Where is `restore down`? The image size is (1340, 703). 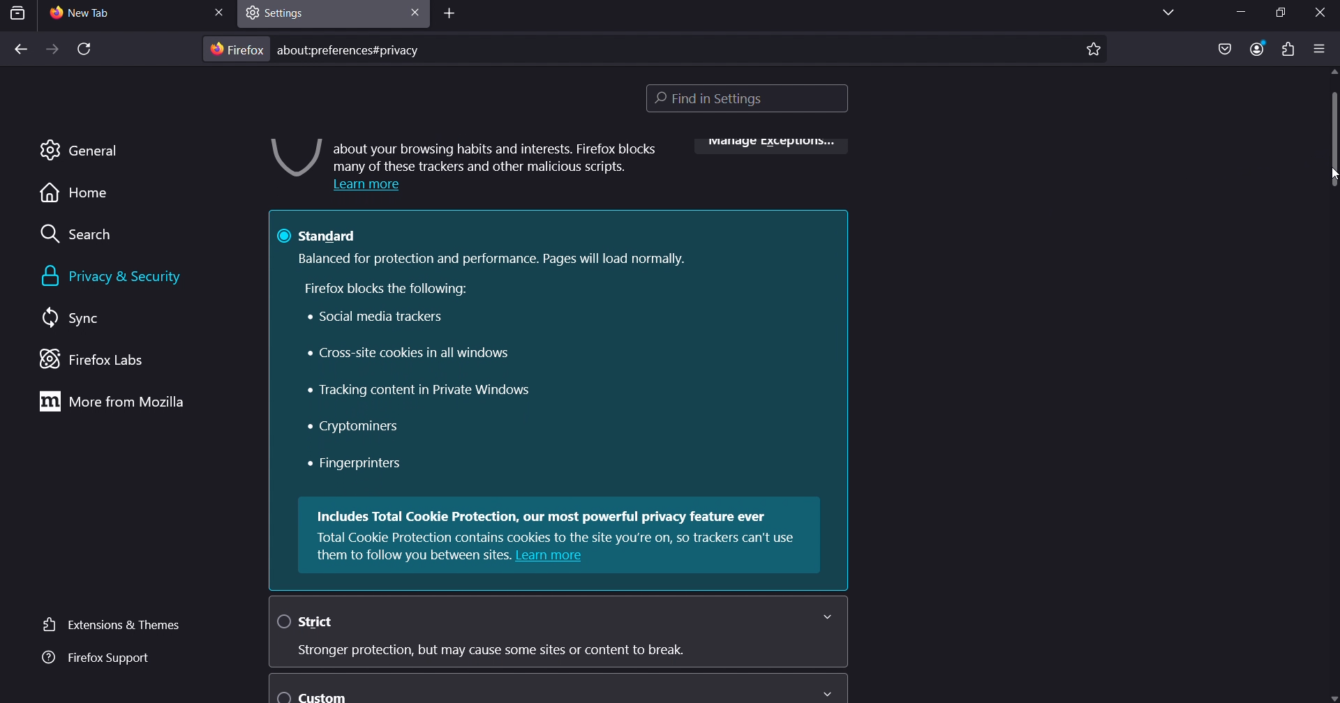 restore down is located at coordinates (1274, 13).